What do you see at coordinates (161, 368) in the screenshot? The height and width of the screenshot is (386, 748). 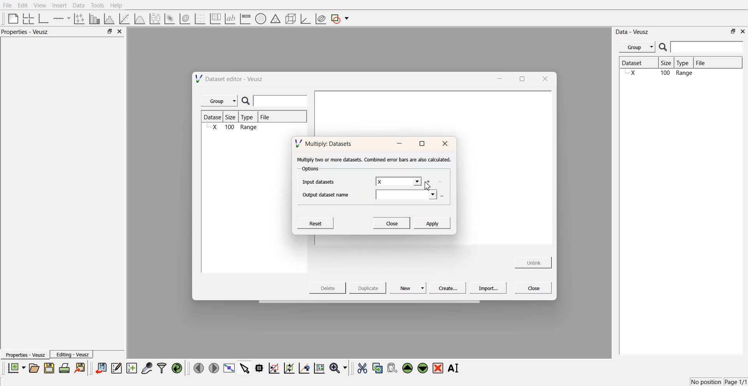 I see `filters` at bounding box center [161, 368].